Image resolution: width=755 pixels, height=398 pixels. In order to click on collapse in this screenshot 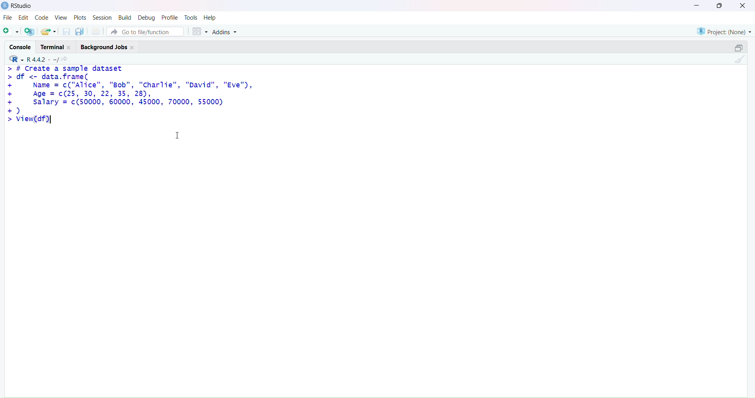, I will do `click(738, 48)`.